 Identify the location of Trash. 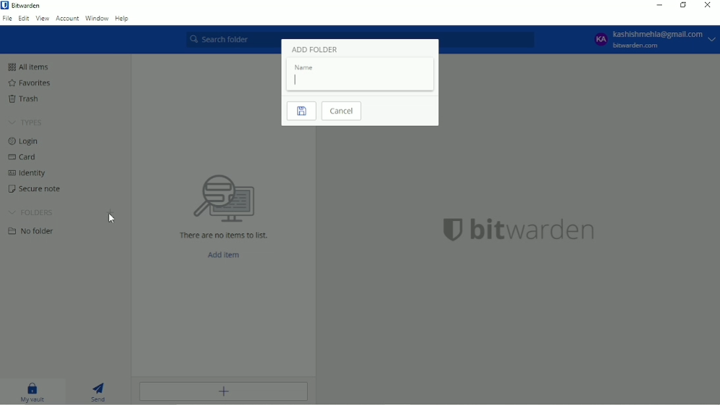
(24, 99).